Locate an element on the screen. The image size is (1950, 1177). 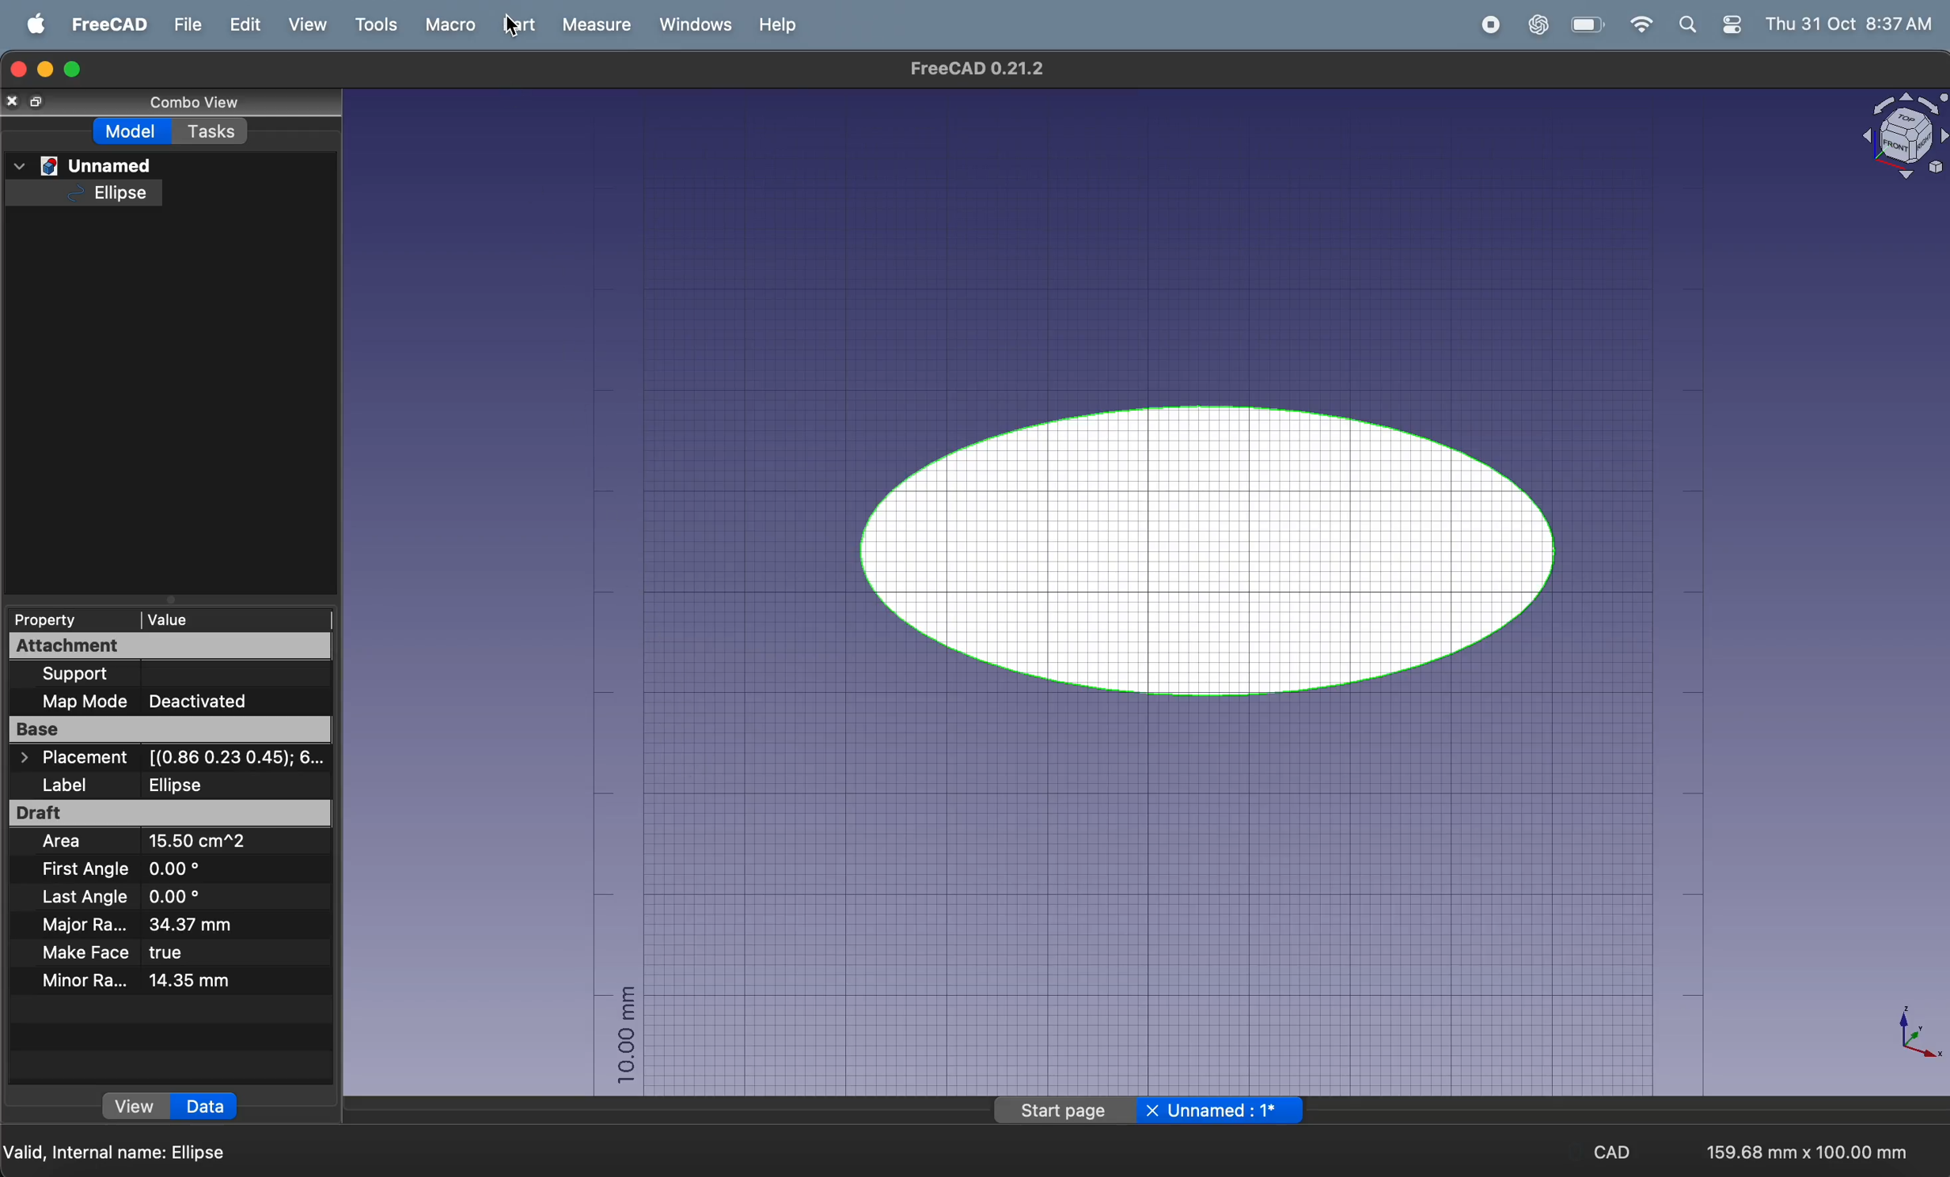
10.00mm is located at coordinates (621, 1036).